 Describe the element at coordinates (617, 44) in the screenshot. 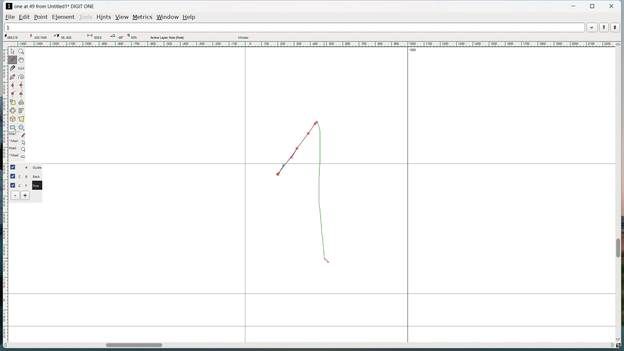

I see `scroll up` at that location.